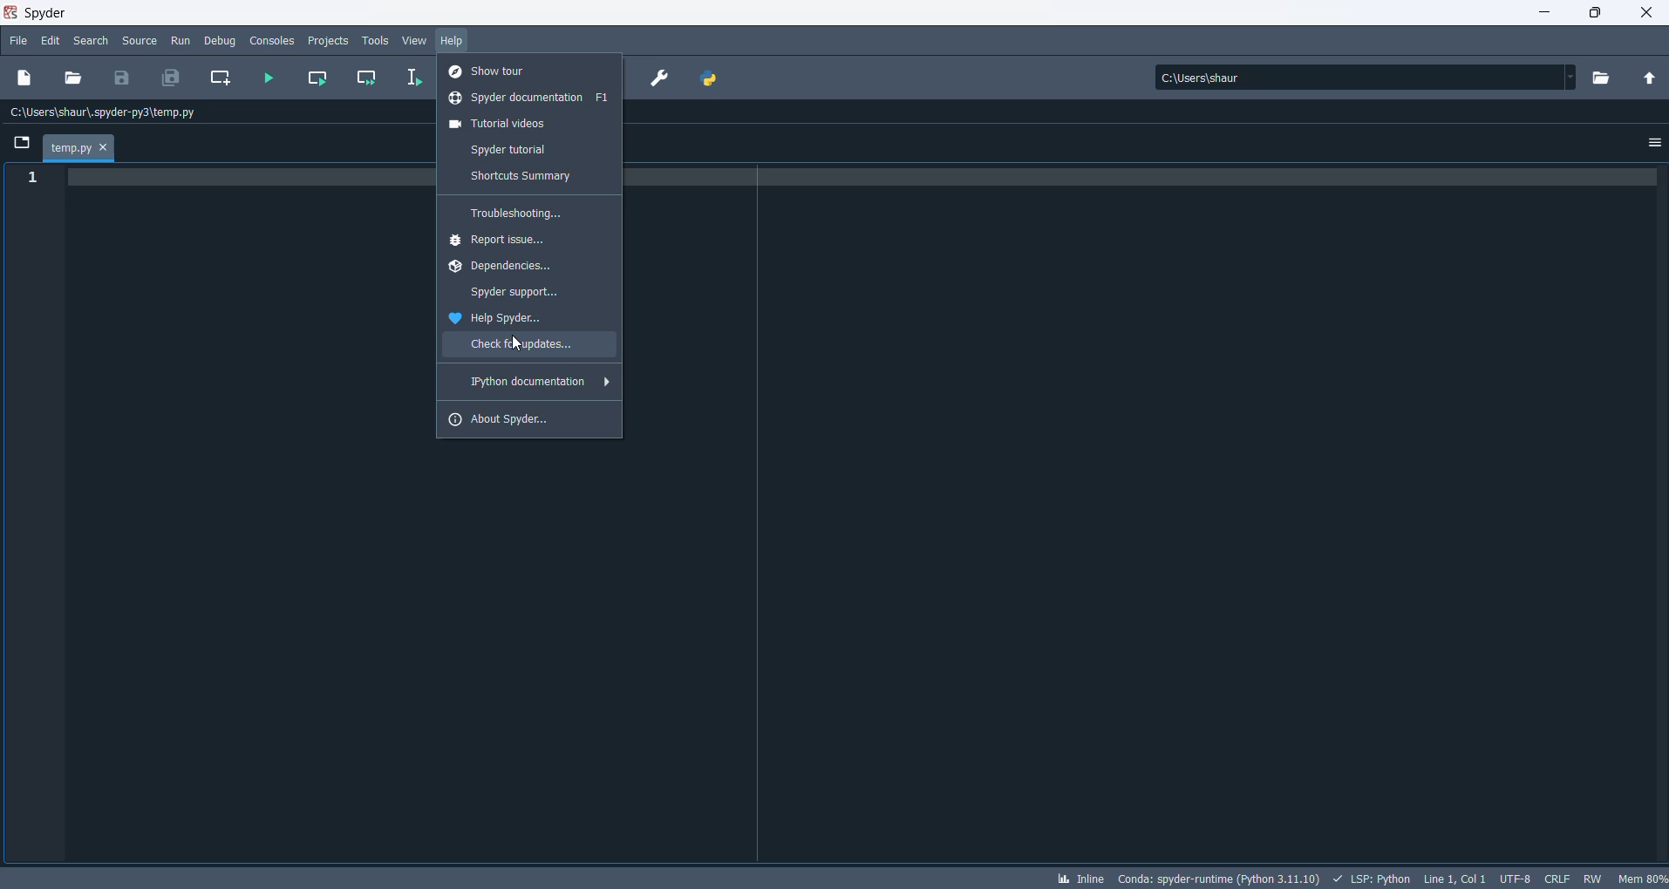 The image size is (1669, 889). What do you see at coordinates (1359, 77) in the screenshot?
I see `path` at bounding box center [1359, 77].